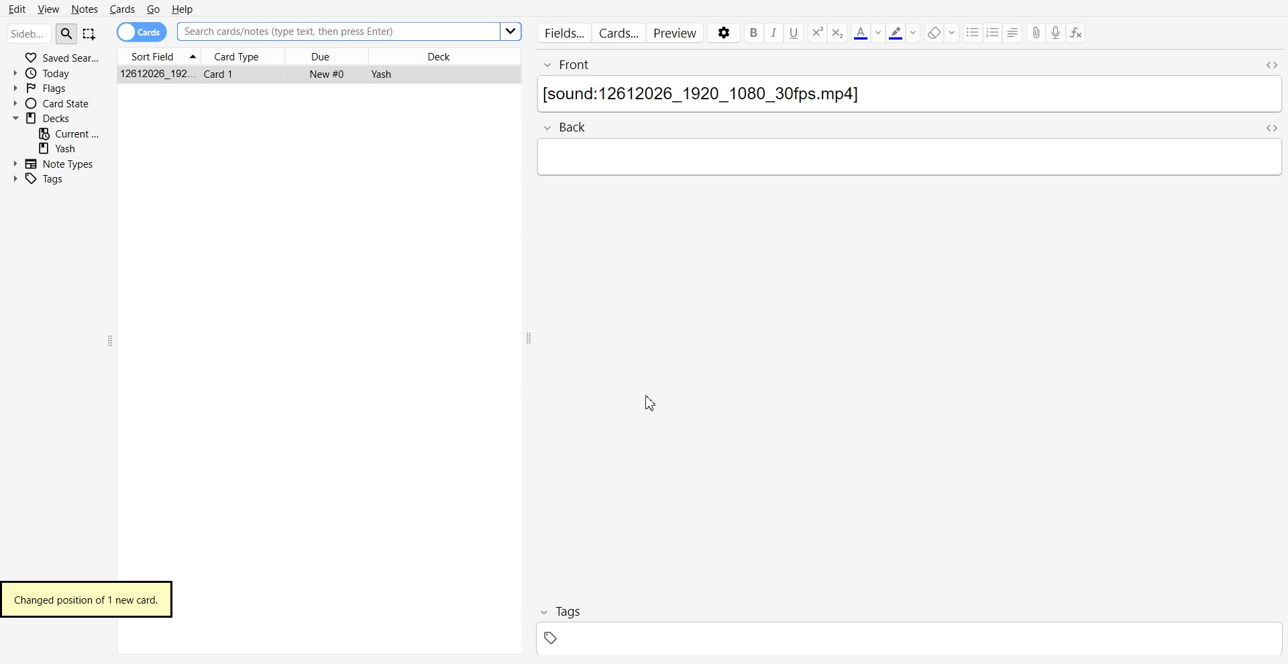 This screenshot has width=1288, height=664. I want to click on Settings, so click(722, 34).